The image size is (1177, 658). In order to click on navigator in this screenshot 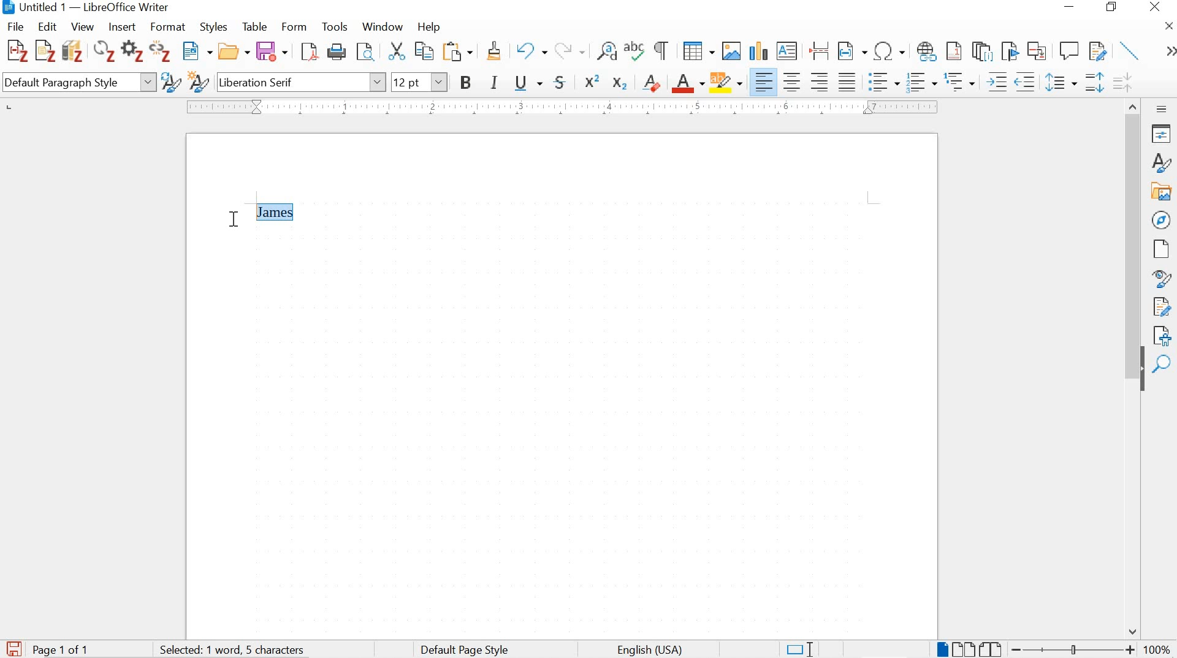, I will do `click(1163, 219)`.